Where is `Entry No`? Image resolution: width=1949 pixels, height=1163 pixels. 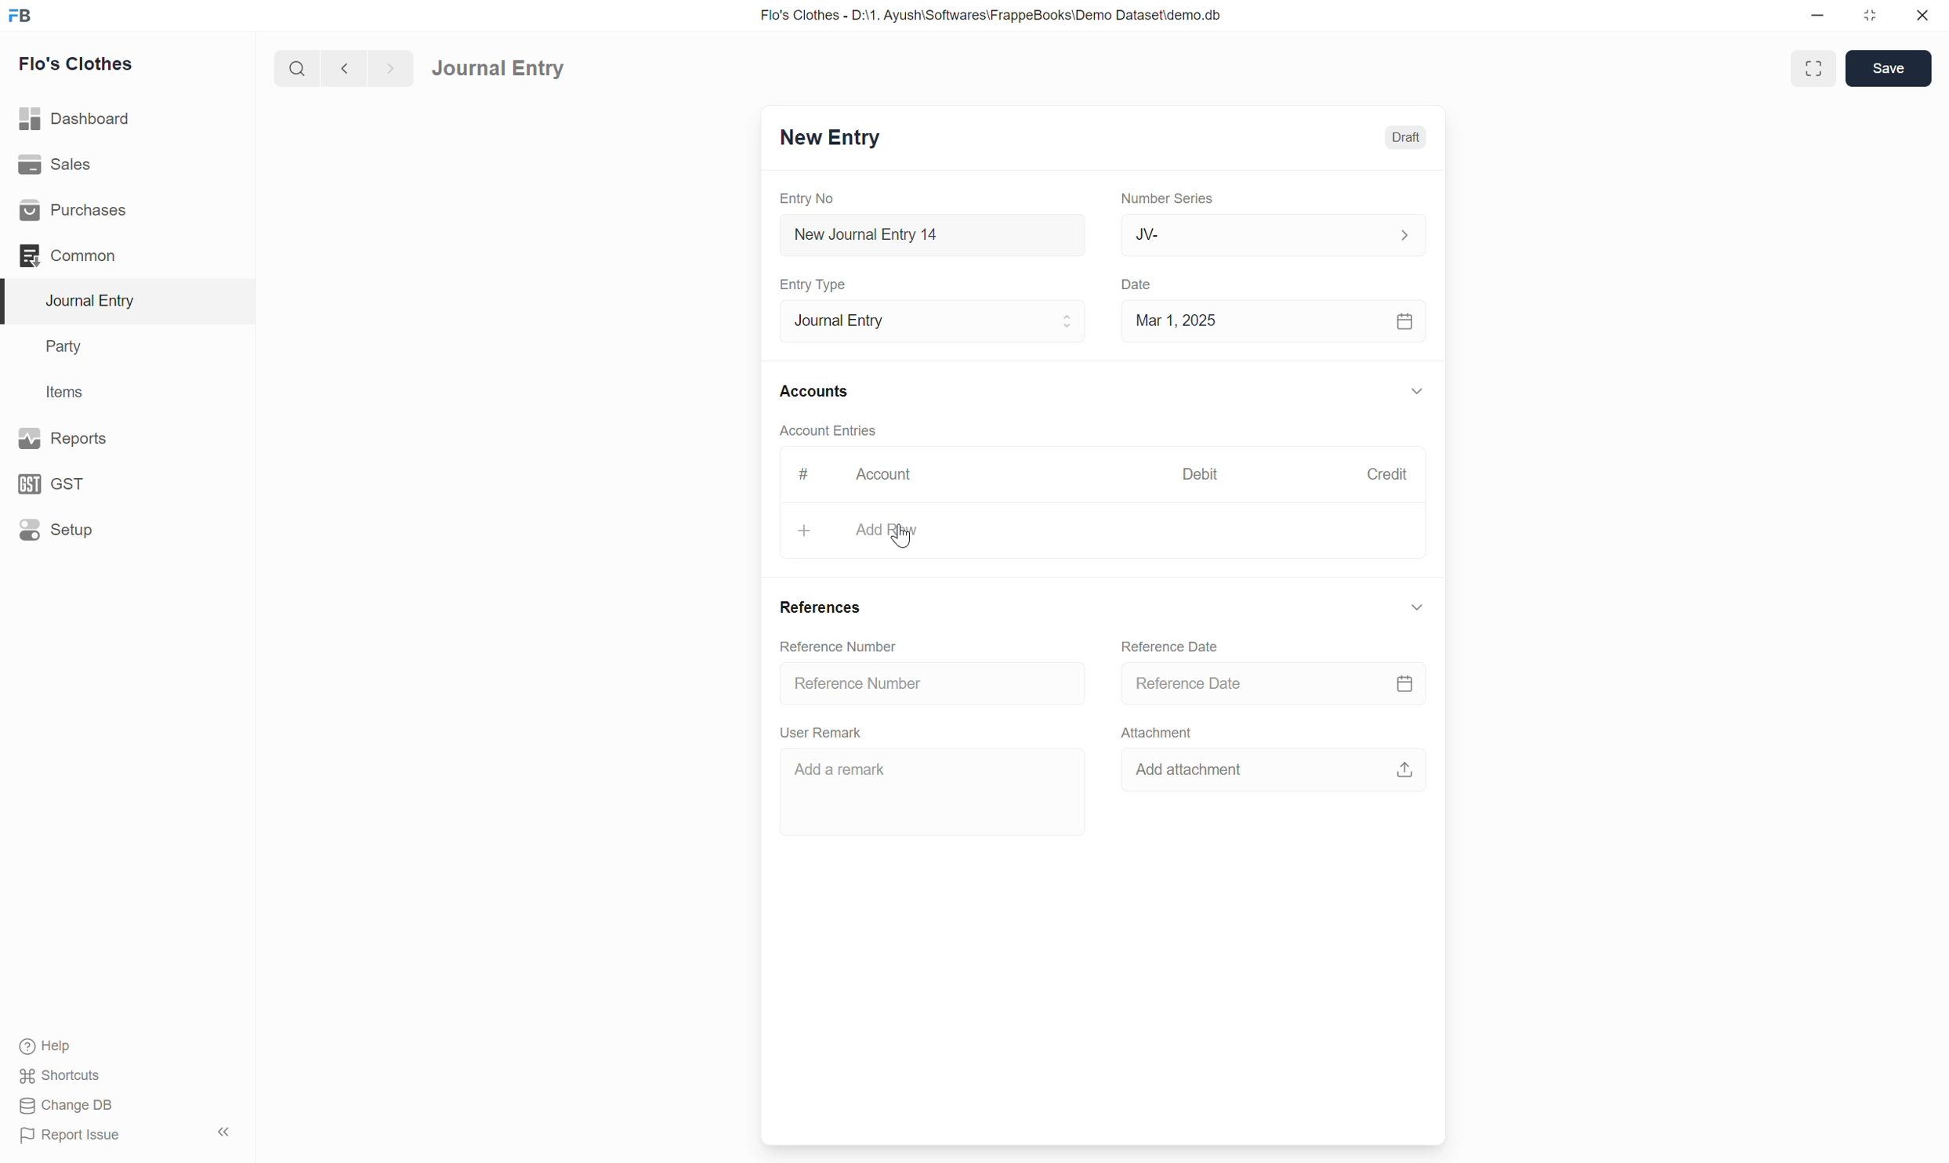
Entry No is located at coordinates (810, 198).